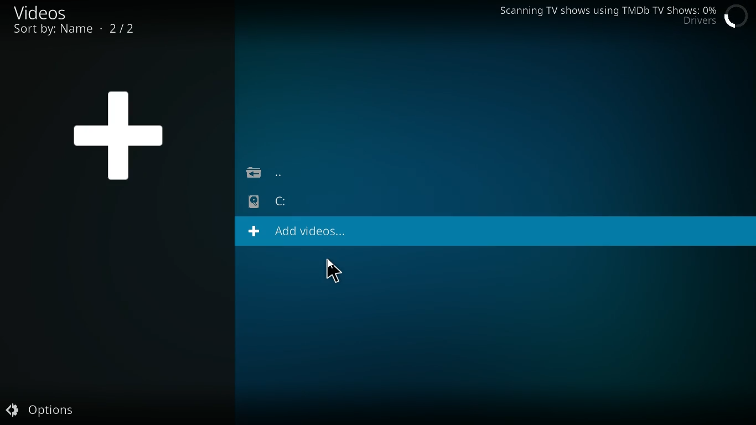 The image size is (756, 425). Describe the element at coordinates (739, 17) in the screenshot. I see `Loading` at that location.